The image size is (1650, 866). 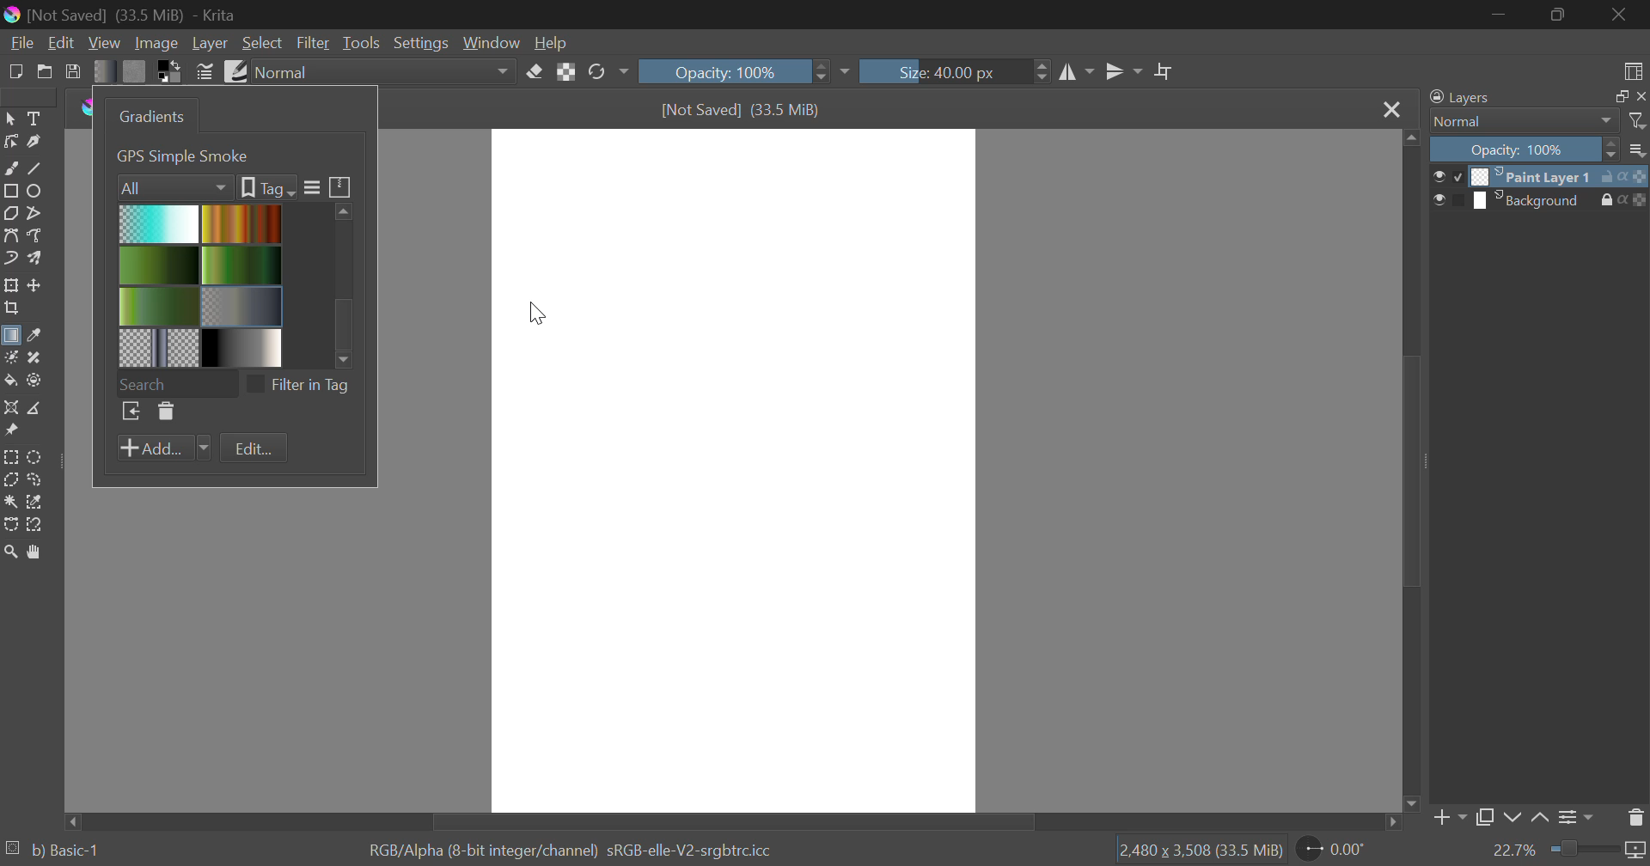 What do you see at coordinates (737, 467) in the screenshot?
I see `Document Workspace` at bounding box center [737, 467].